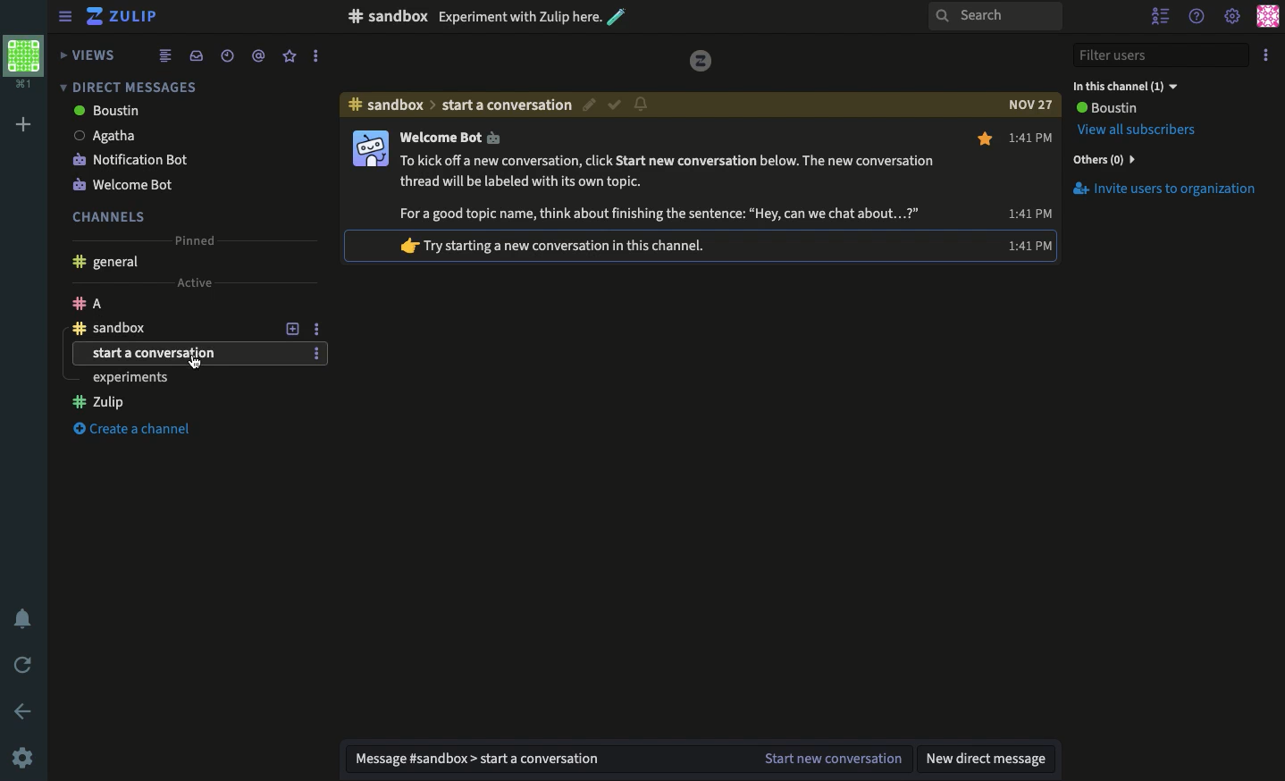 The image size is (1285, 781). What do you see at coordinates (315, 56) in the screenshot?
I see `Options` at bounding box center [315, 56].